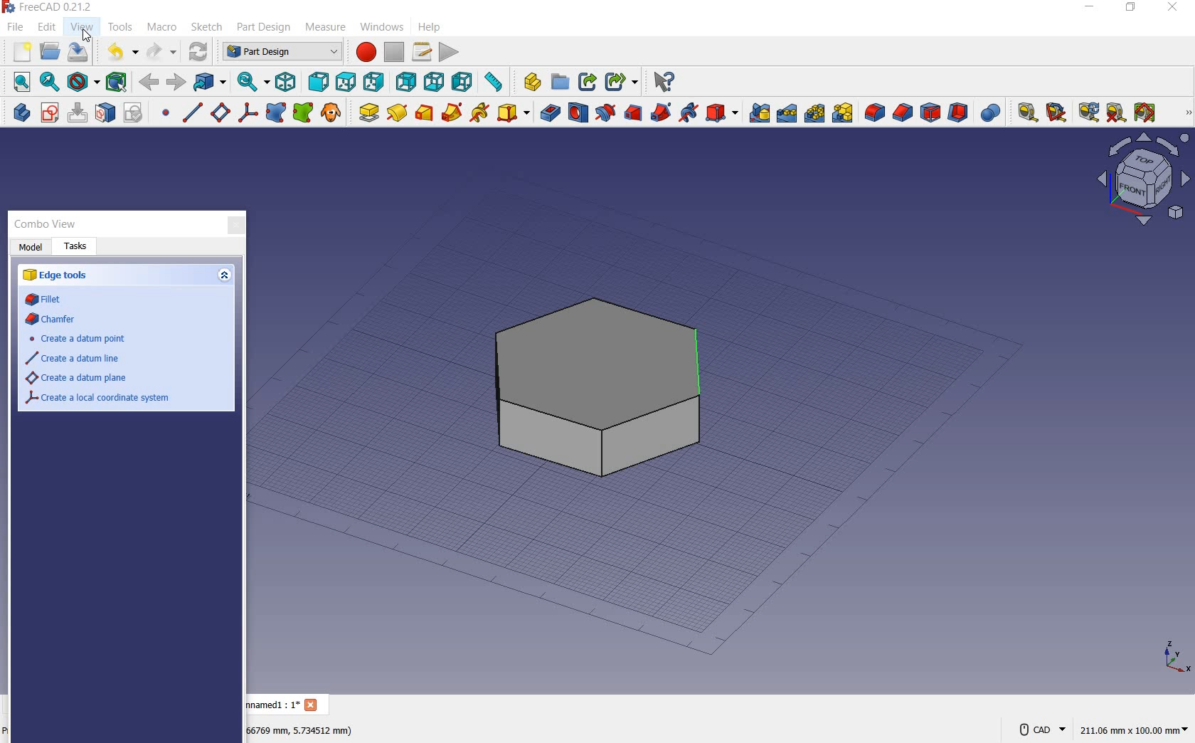 The height and width of the screenshot is (743, 1195). I want to click on measure angular, so click(1057, 114).